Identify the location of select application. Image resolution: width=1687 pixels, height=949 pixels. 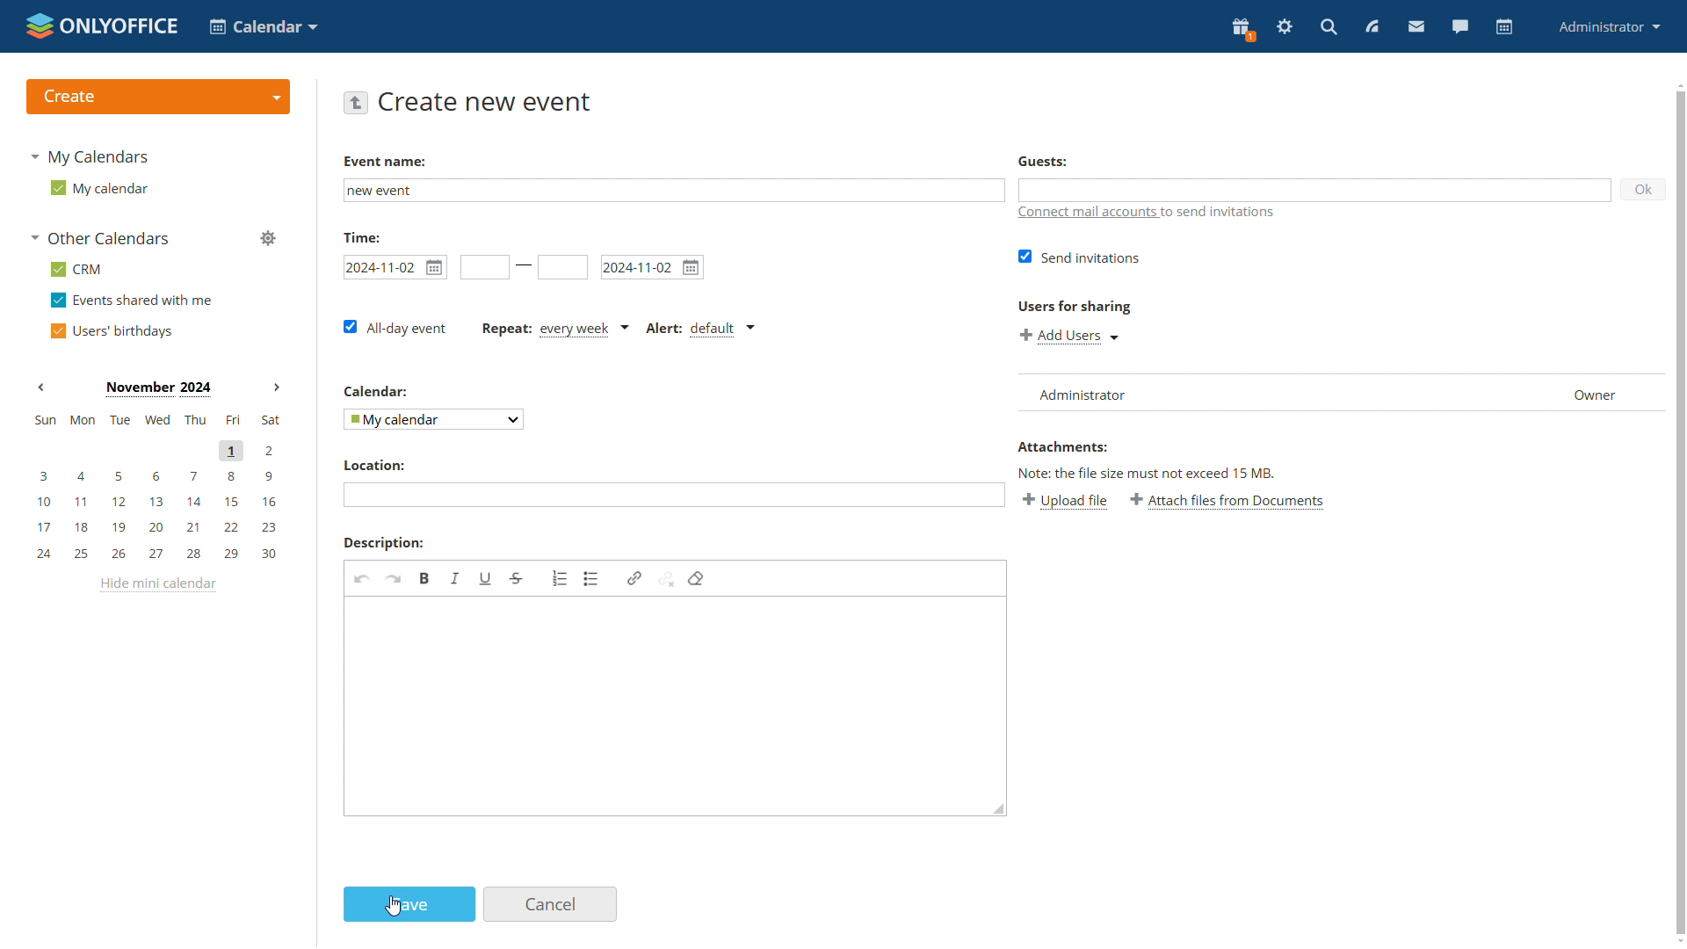
(262, 25).